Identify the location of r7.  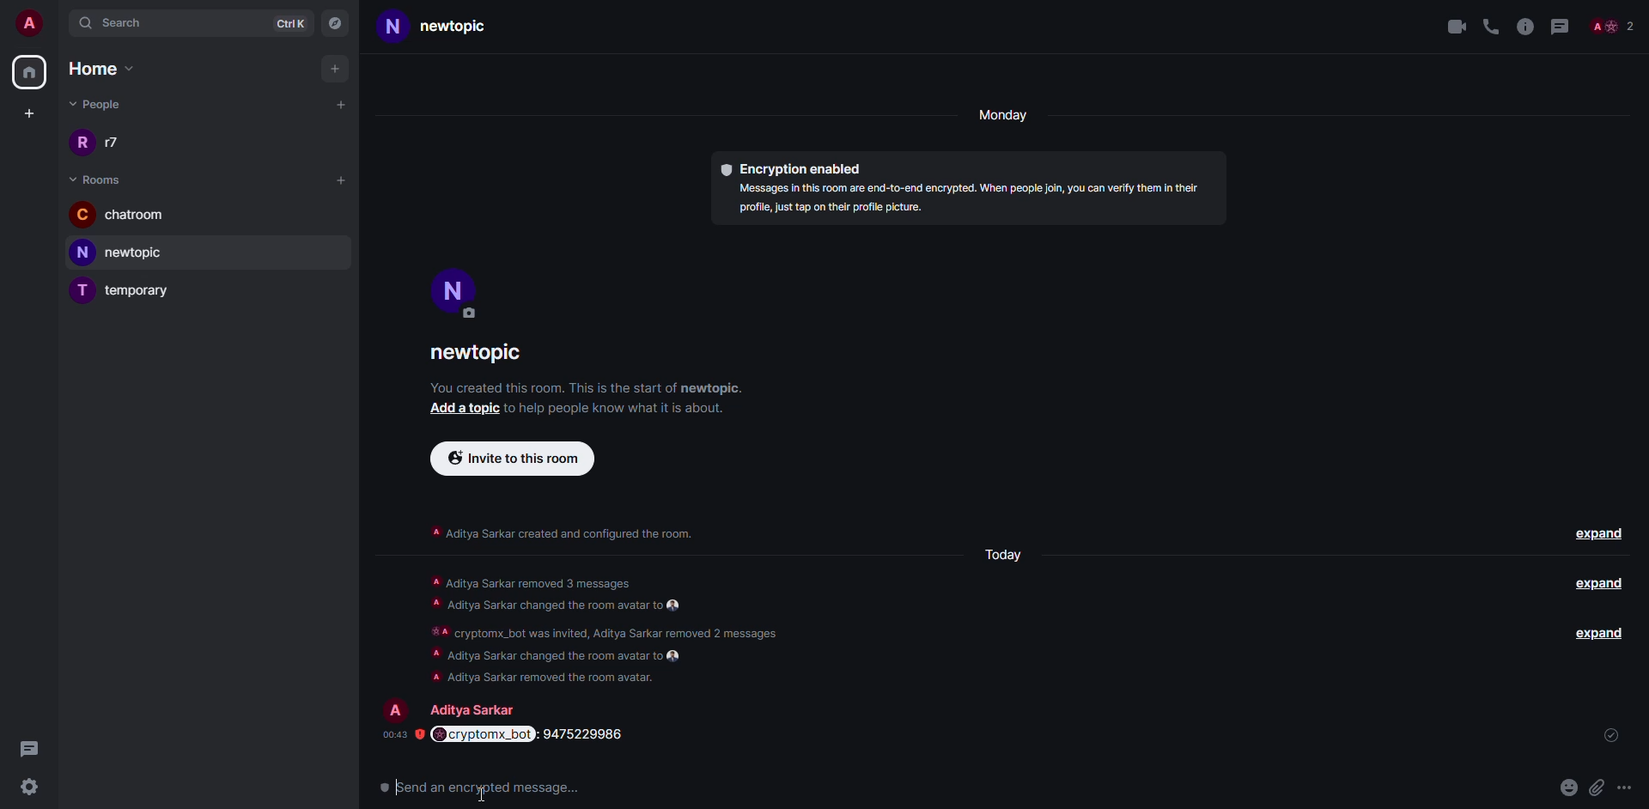
(104, 144).